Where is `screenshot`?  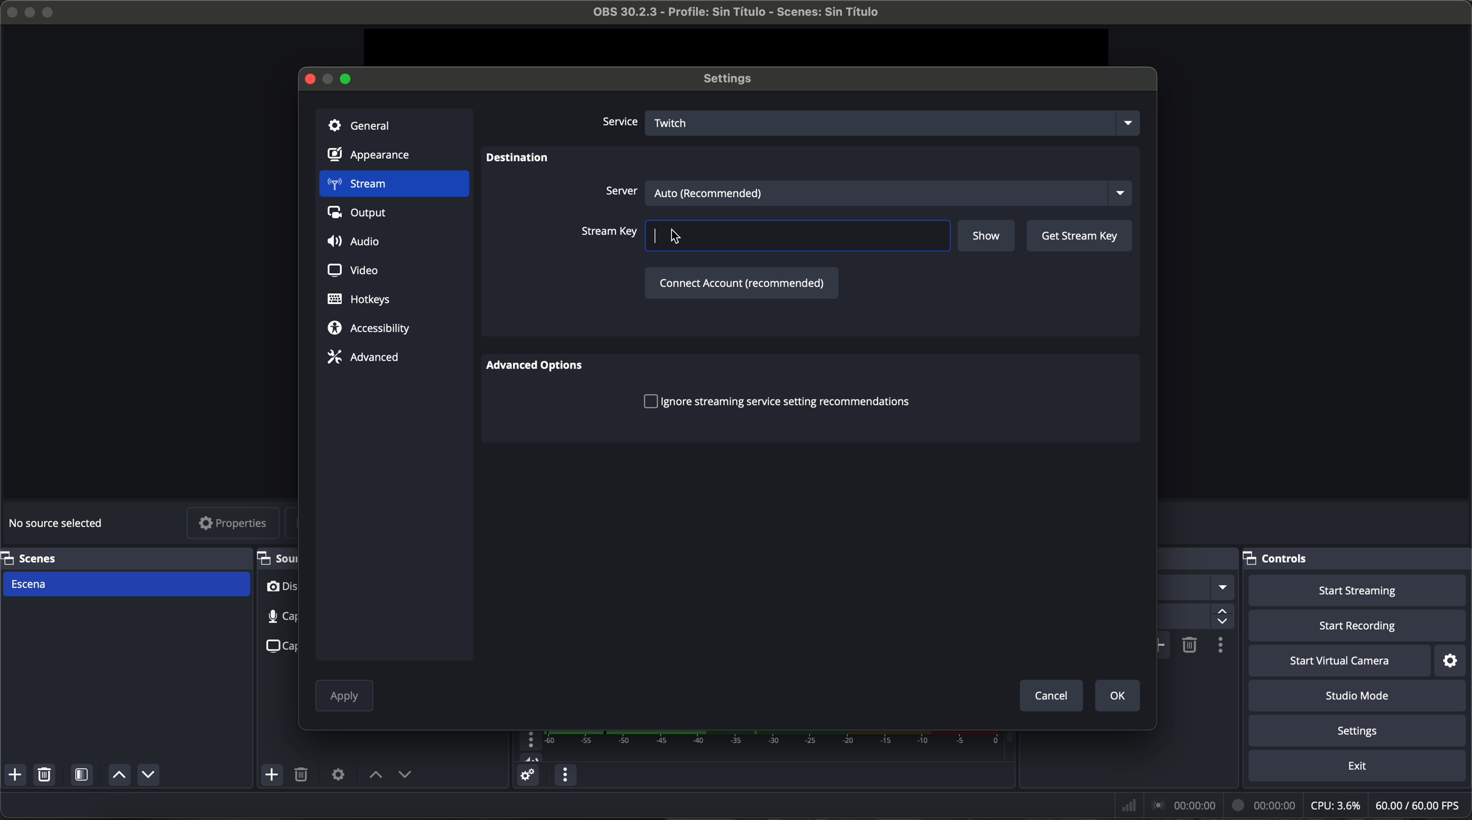
screenshot is located at coordinates (278, 645).